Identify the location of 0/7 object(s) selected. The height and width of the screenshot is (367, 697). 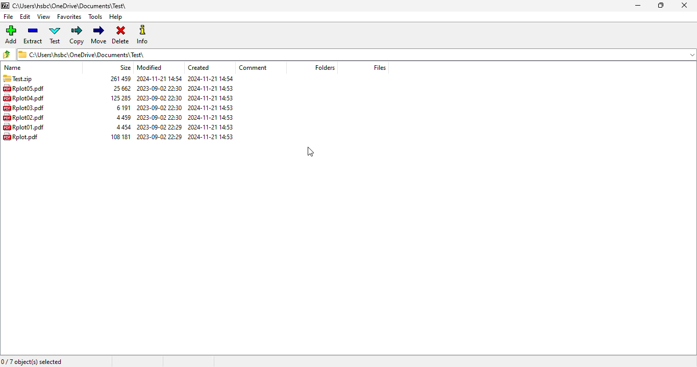
(33, 362).